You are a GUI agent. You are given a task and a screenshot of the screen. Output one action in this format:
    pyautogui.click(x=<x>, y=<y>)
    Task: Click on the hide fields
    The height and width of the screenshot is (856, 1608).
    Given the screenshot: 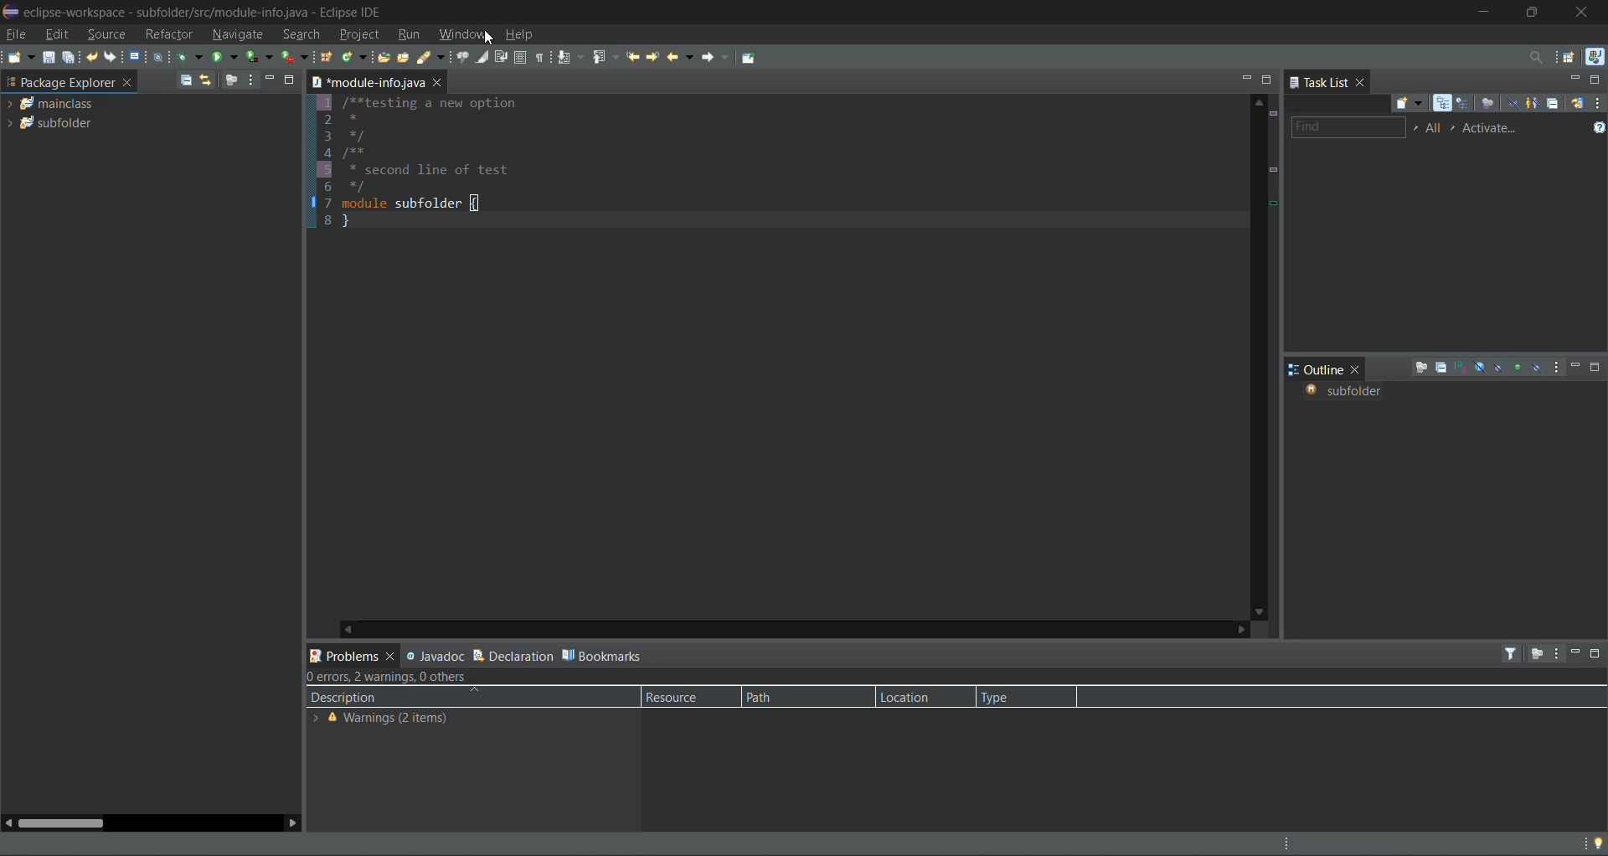 What is the action you would take?
    pyautogui.click(x=1480, y=365)
    